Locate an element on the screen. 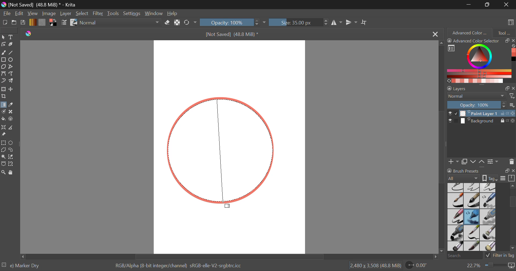 This screenshot has width=516, height=271. Edit Shapes Tool is located at coordinates (3, 44).